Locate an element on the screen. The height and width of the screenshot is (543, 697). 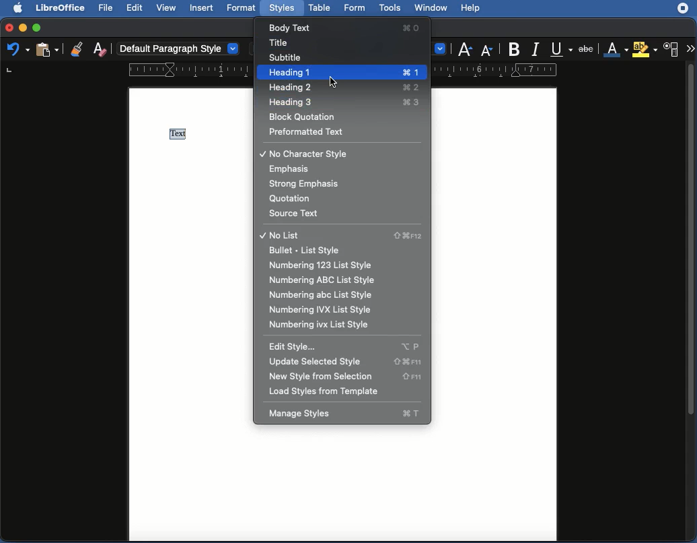
Insert is located at coordinates (203, 8).